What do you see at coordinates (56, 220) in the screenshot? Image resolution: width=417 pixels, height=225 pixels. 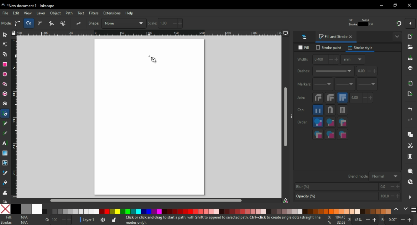 I see `Size` at bounding box center [56, 220].